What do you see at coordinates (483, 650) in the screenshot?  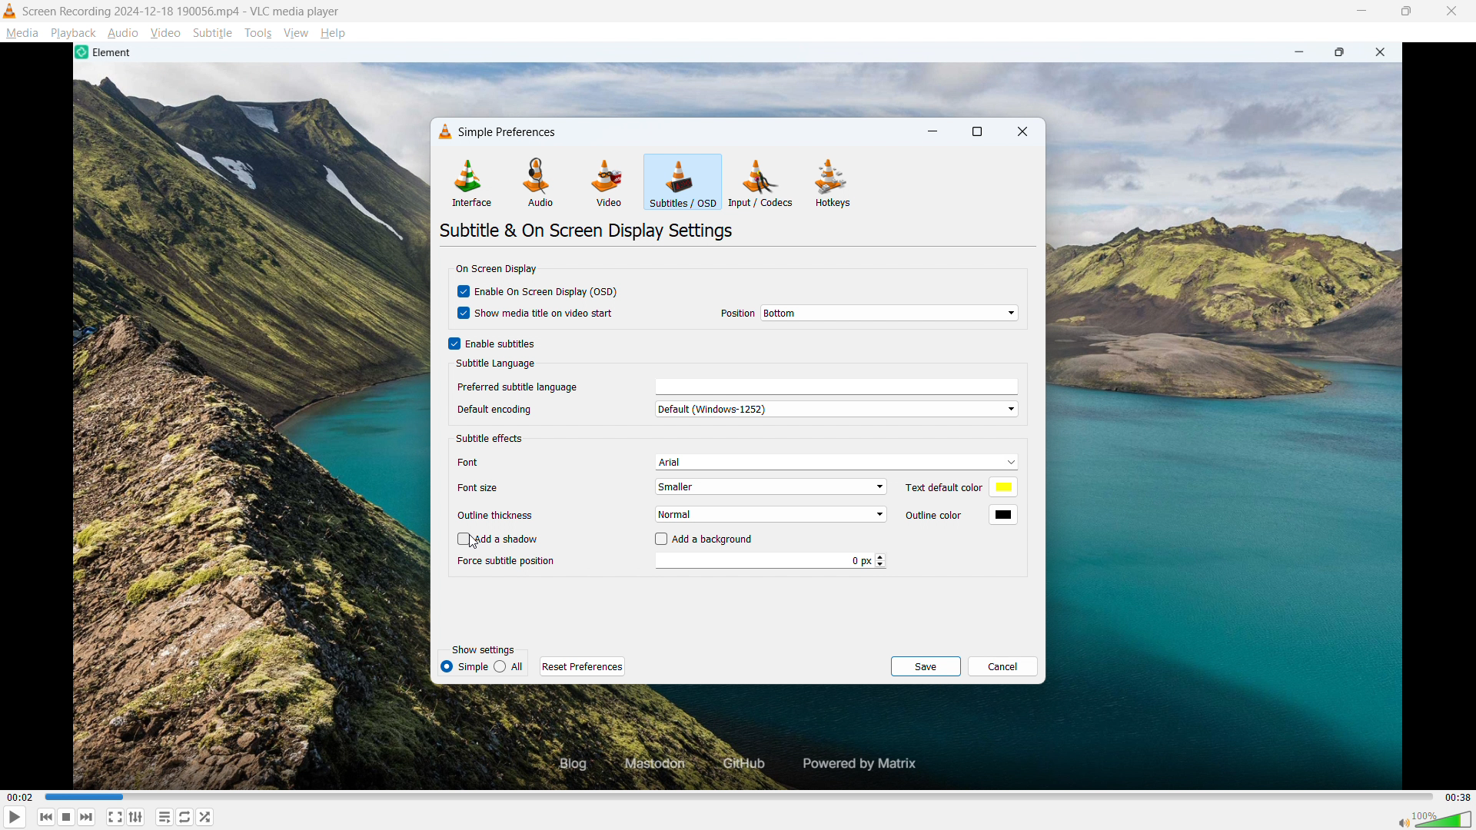 I see `Show settings ` at bounding box center [483, 650].